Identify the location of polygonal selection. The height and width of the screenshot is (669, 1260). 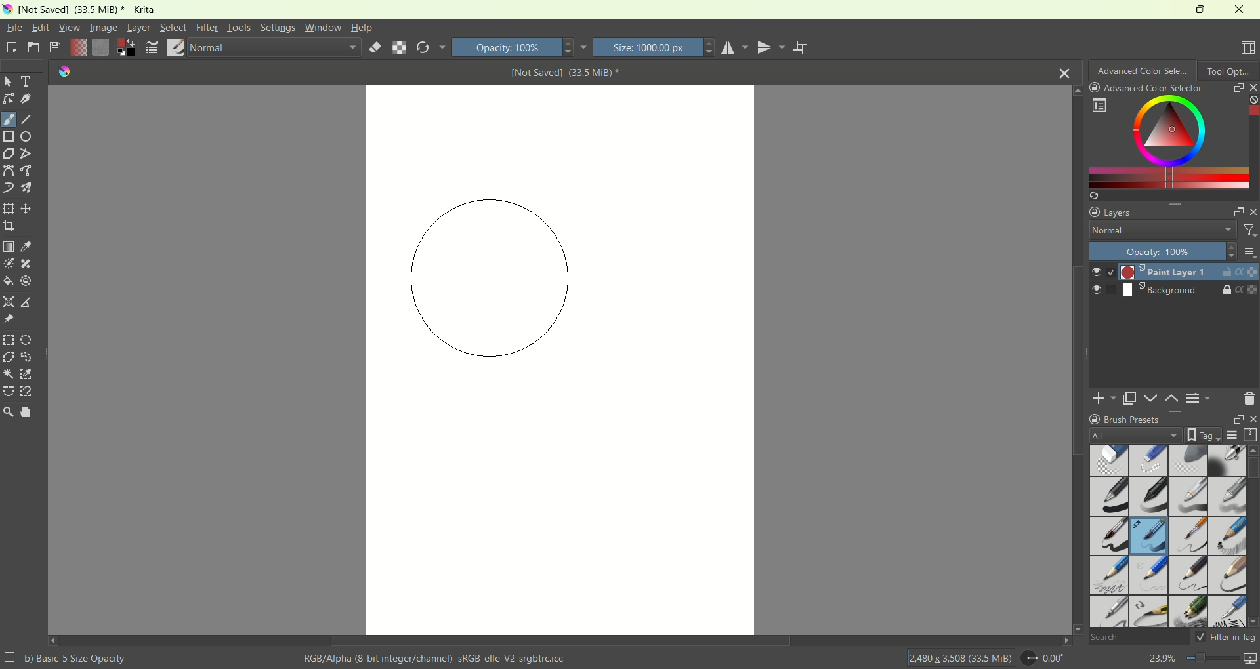
(9, 357).